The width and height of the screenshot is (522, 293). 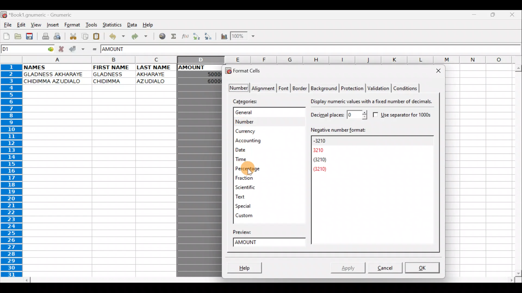 What do you see at coordinates (254, 178) in the screenshot?
I see `Fraction` at bounding box center [254, 178].